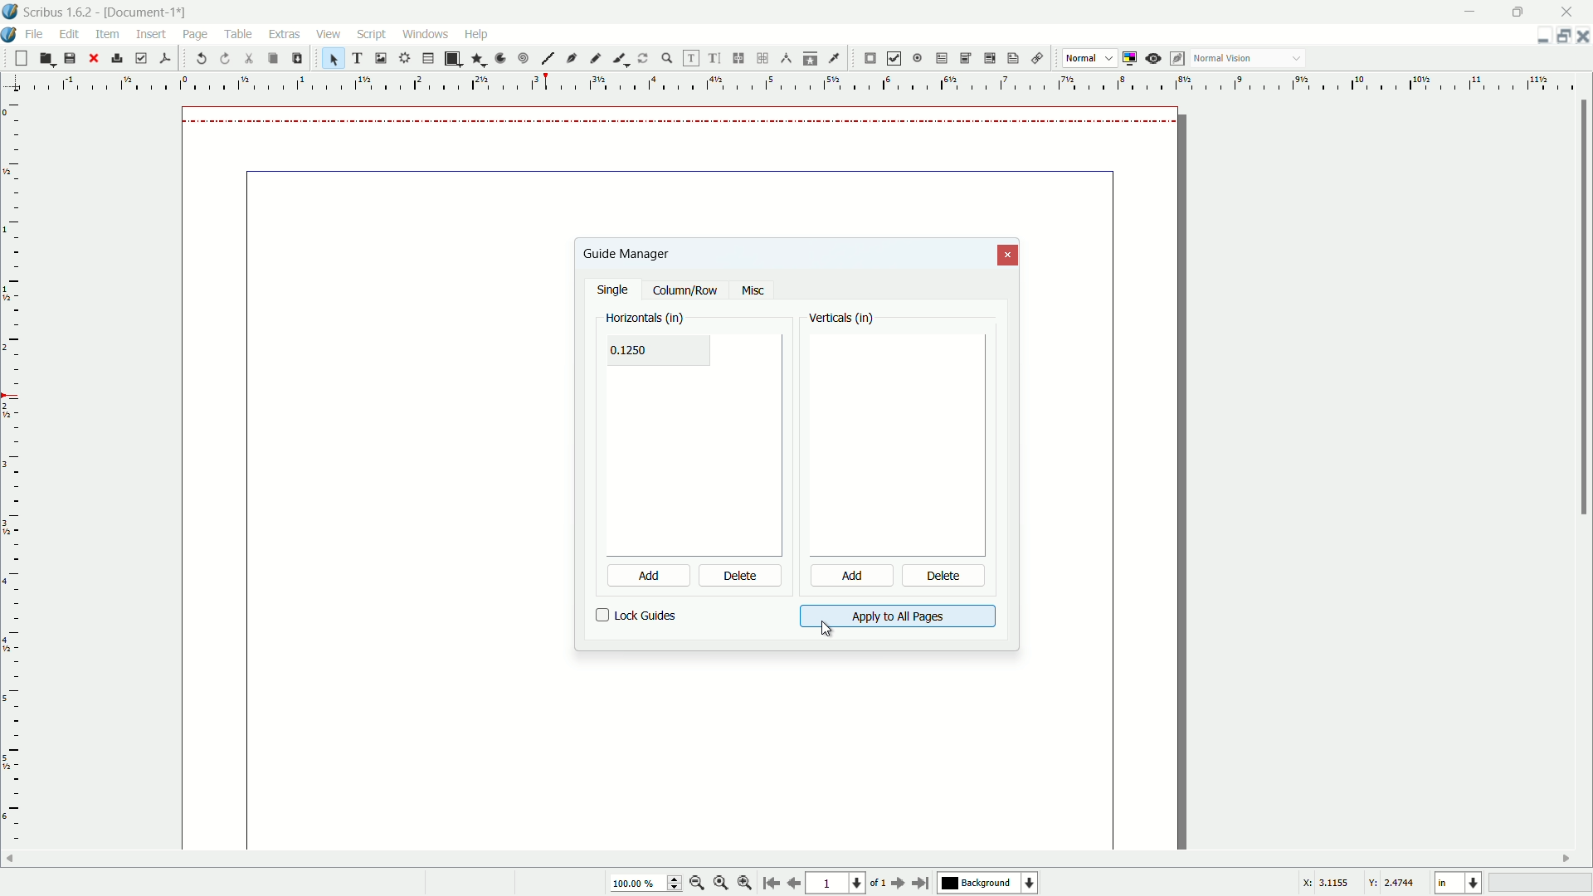 This screenshot has width=1593, height=896. I want to click on measuring scale, so click(790, 84).